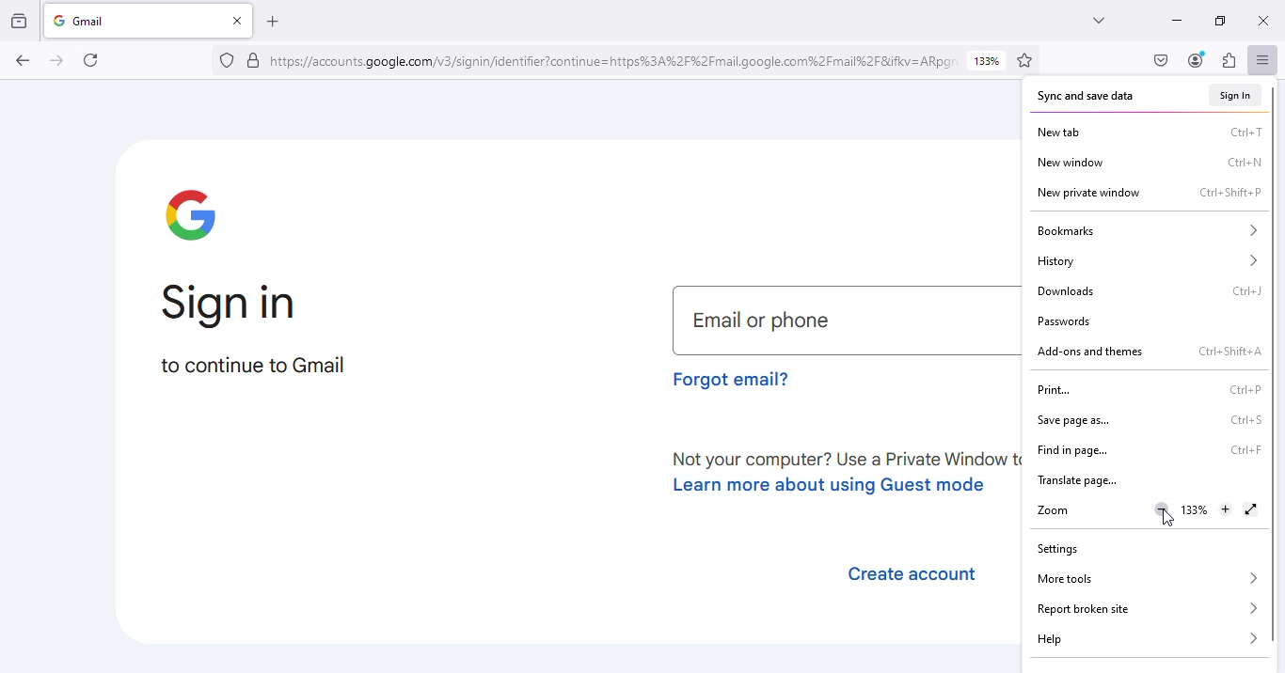  Describe the element at coordinates (1057, 390) in the screenshot. I see `print` at that location.